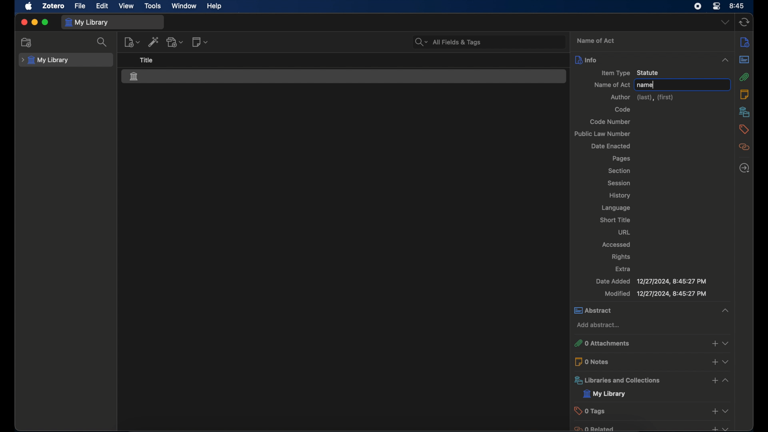 The width and height of the screenshot is (768, 432). What do you see at coordinates (714, 362) in the screenshot?
I see `add notes` at bounding box center [714, 362].